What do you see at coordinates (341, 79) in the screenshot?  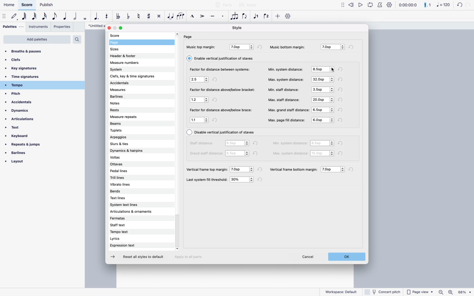 I see `refresh` at bounding box center [341, 79].